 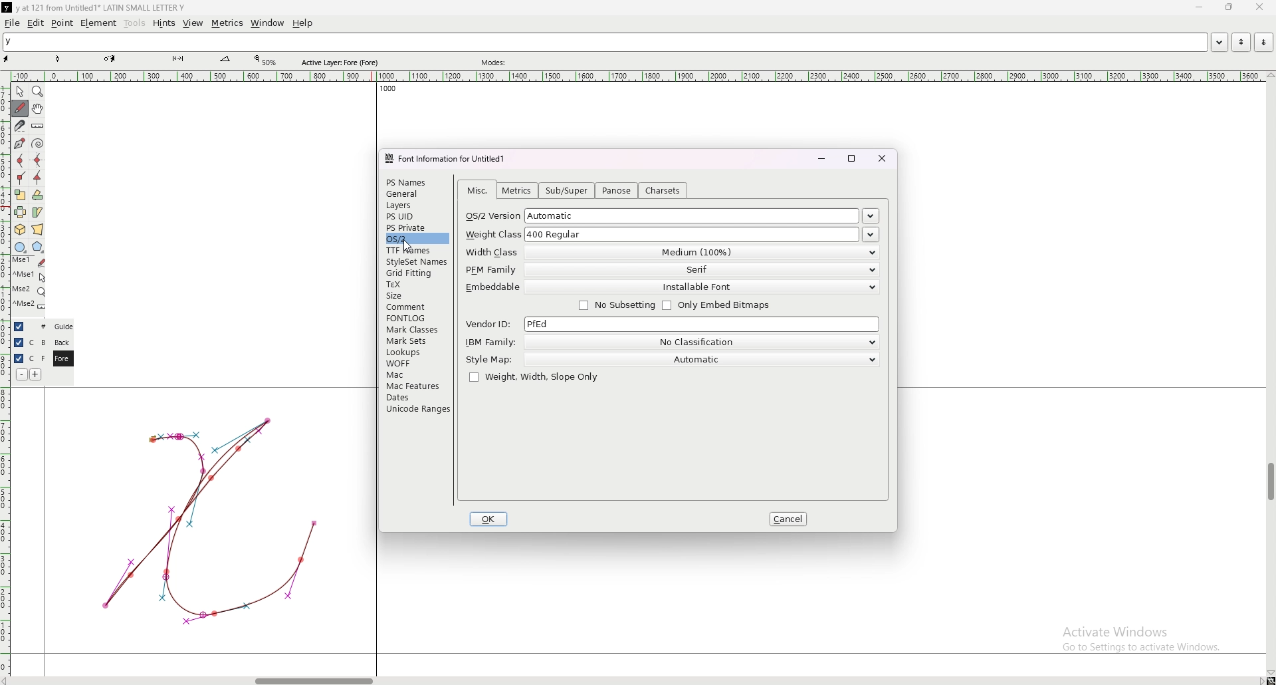 What do you see at coordinates (671, 288) in the screenshot?
I see `embeddable installable font` at bounding box center [671, 288].